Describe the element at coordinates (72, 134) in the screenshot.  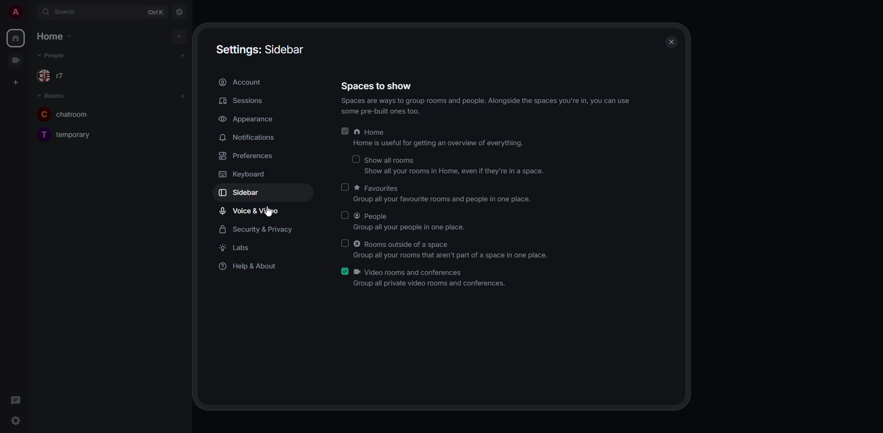
I see `room` at that location.